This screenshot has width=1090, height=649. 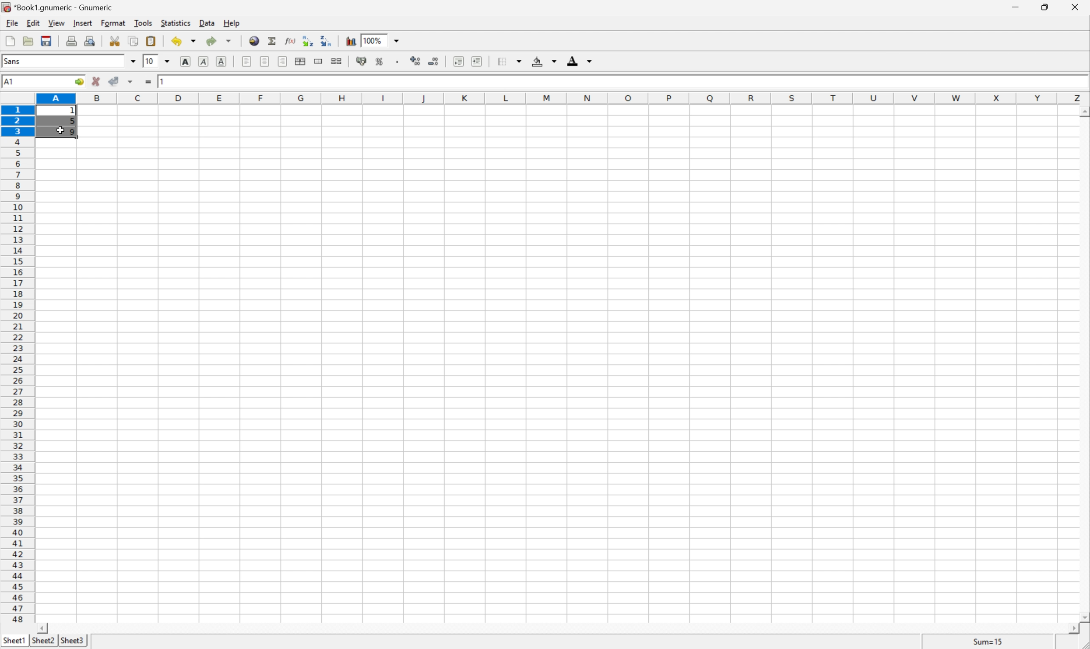 What do you see at coordinates (350, 40) in the screenshot?
I see `insert chart` at bounding box center [350, 40].